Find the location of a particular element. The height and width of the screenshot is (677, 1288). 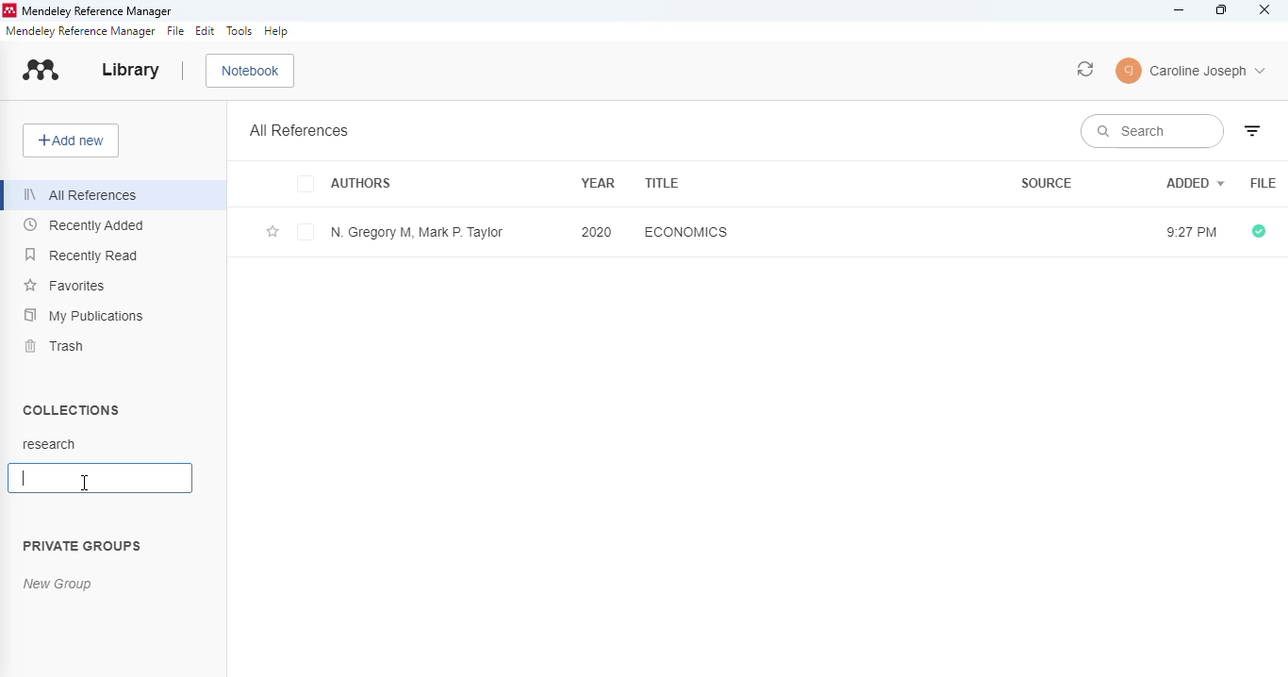

year is located at coordinates (598, 181).